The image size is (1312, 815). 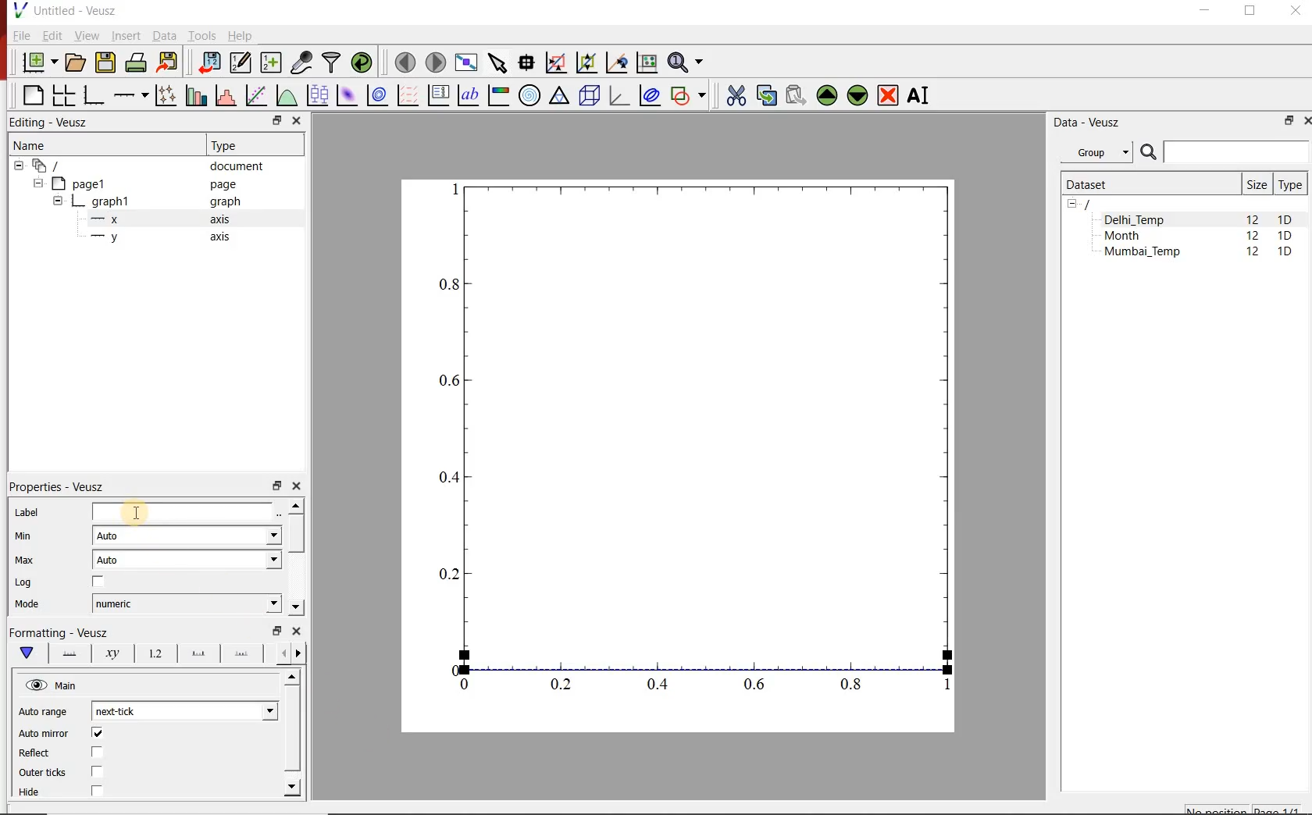 What do you see at coordinates (129, 95) in the screenshot?
I see `Add an axis to the plot` at bounding box center [129, 95].